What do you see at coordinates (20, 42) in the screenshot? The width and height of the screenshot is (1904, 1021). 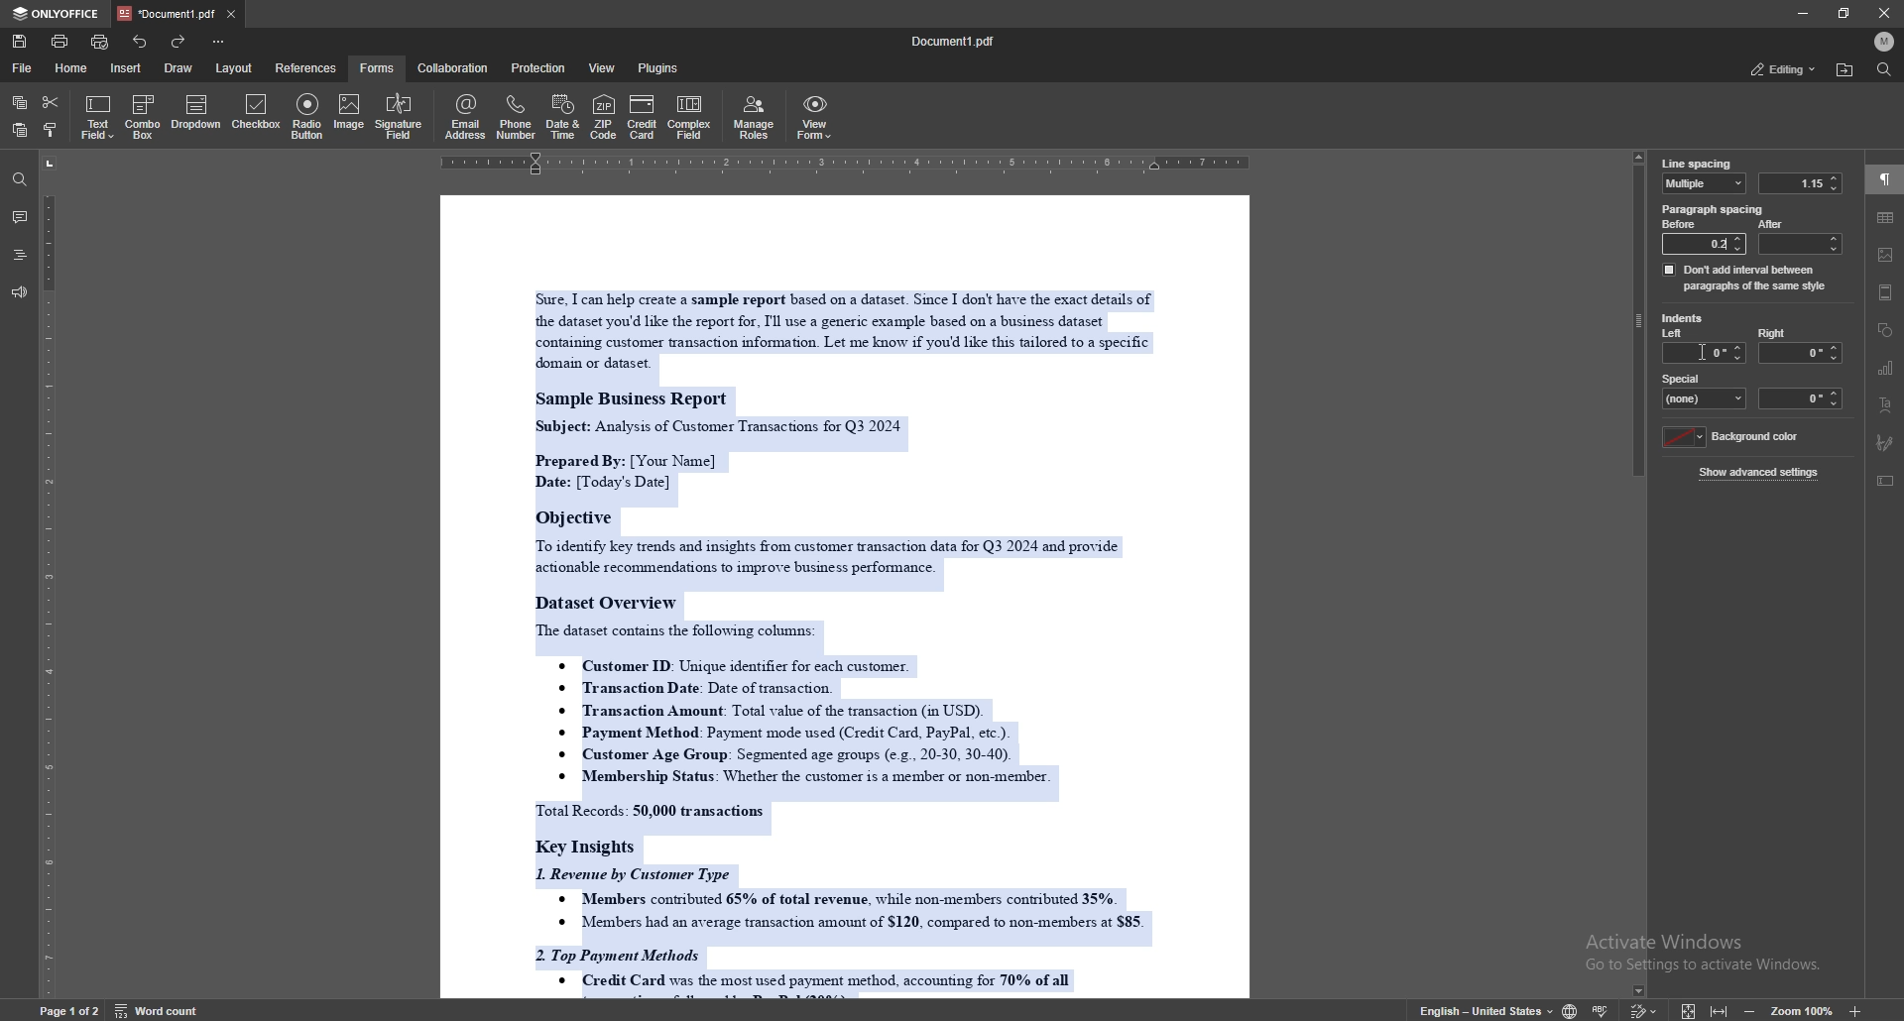 I see `save` at bounding box center [20, 42].